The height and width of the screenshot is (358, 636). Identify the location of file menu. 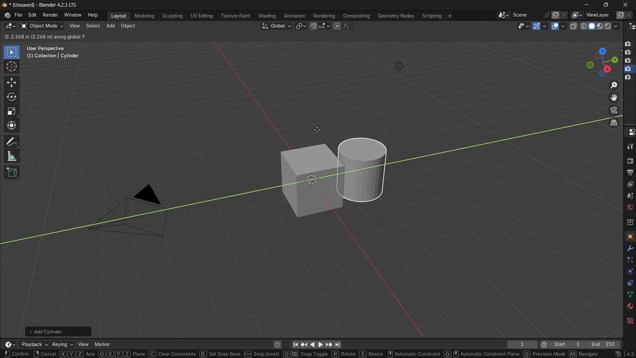
(18, 15).